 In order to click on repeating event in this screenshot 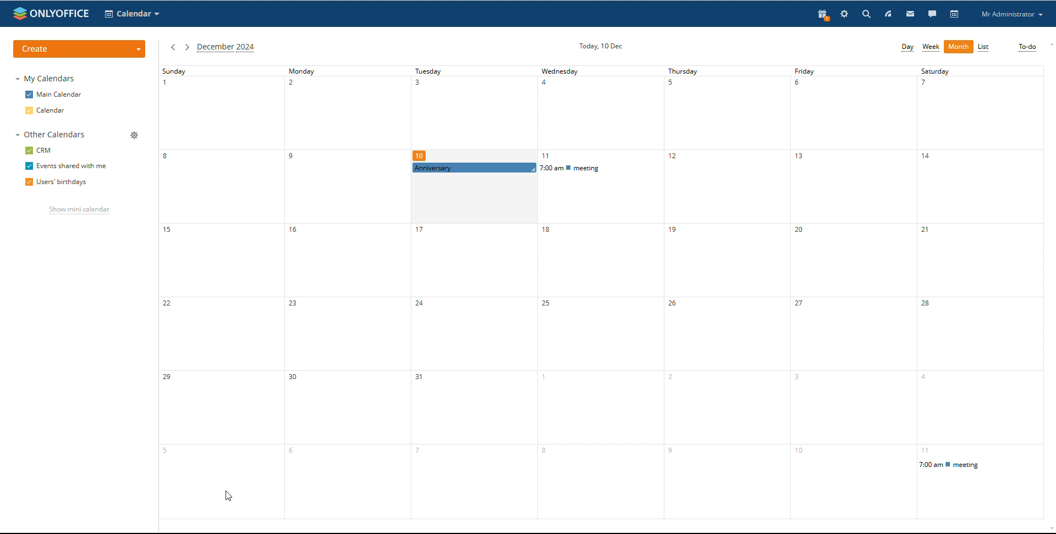, I will do `click(980, 465)`.